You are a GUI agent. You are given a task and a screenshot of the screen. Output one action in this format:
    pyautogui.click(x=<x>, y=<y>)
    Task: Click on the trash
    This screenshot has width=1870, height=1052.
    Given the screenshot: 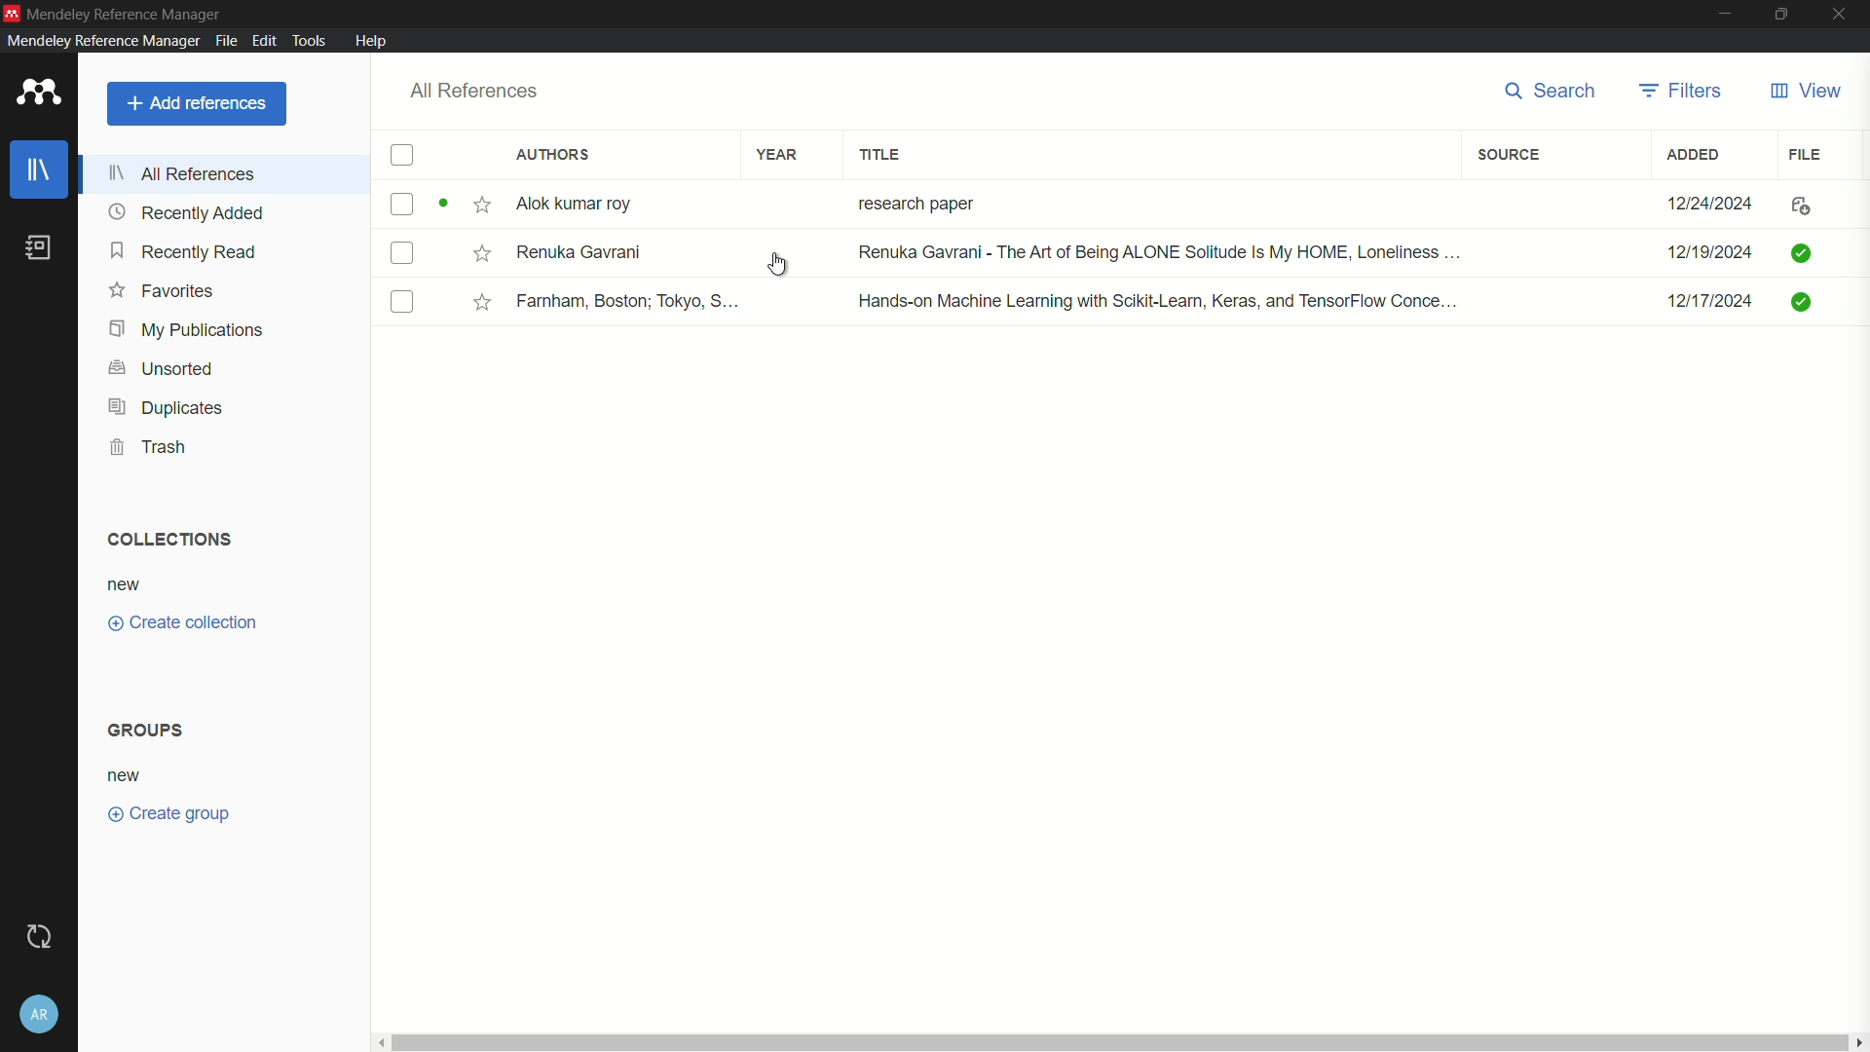 What is the action you would take?
    pyautogui.click(x=147, y=446)
    